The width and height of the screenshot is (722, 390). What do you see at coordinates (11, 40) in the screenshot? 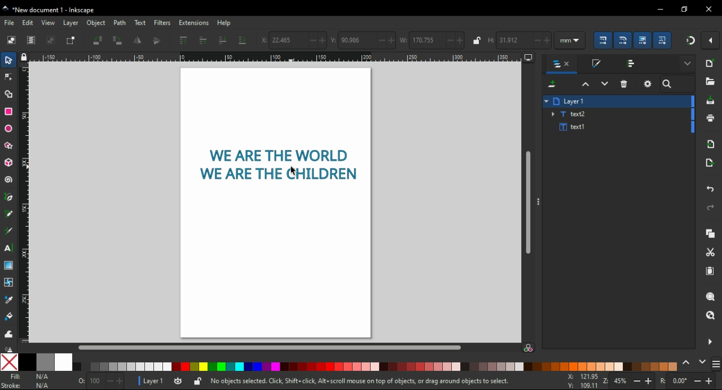
I see `select` at bounding box center [11, 40].